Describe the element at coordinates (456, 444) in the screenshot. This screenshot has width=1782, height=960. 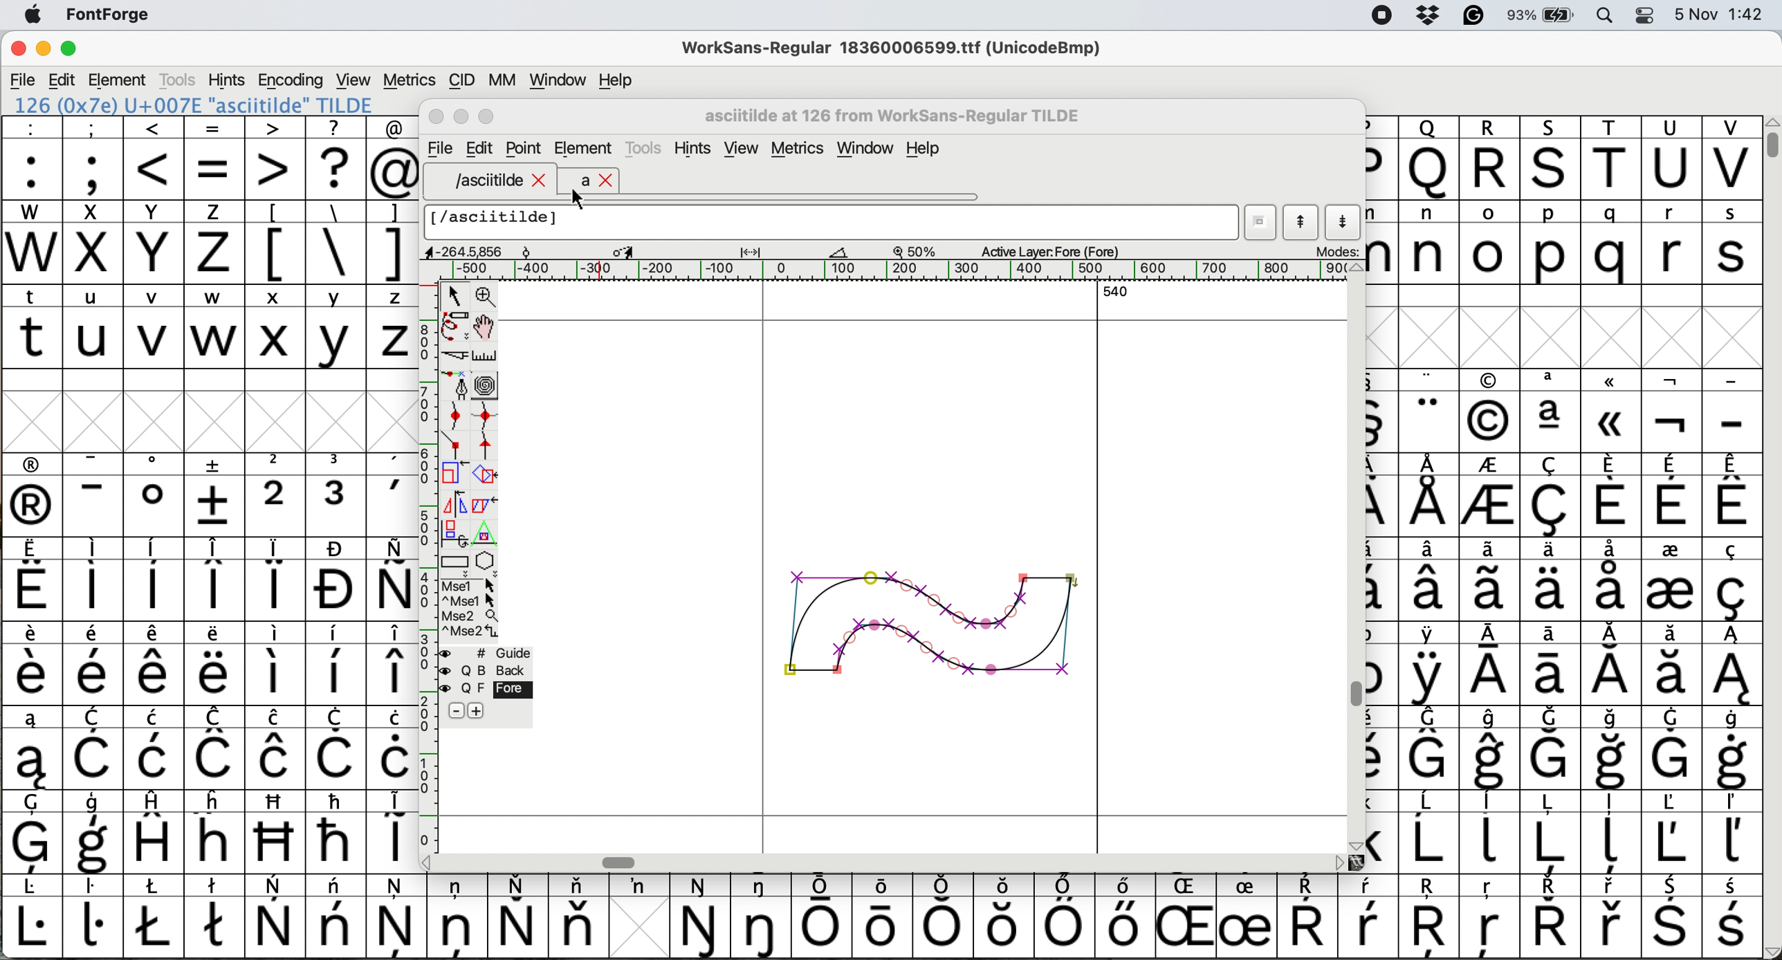
I see `add a comer point` at that location.